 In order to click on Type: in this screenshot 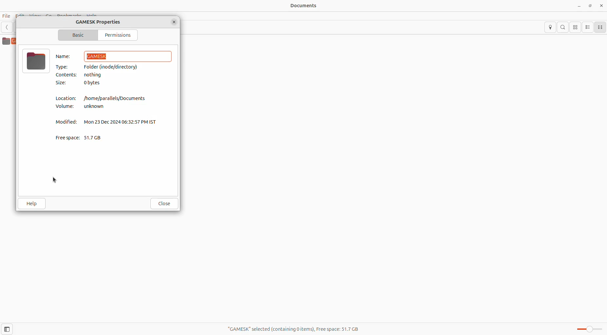, I will do `click(64, 66)`.